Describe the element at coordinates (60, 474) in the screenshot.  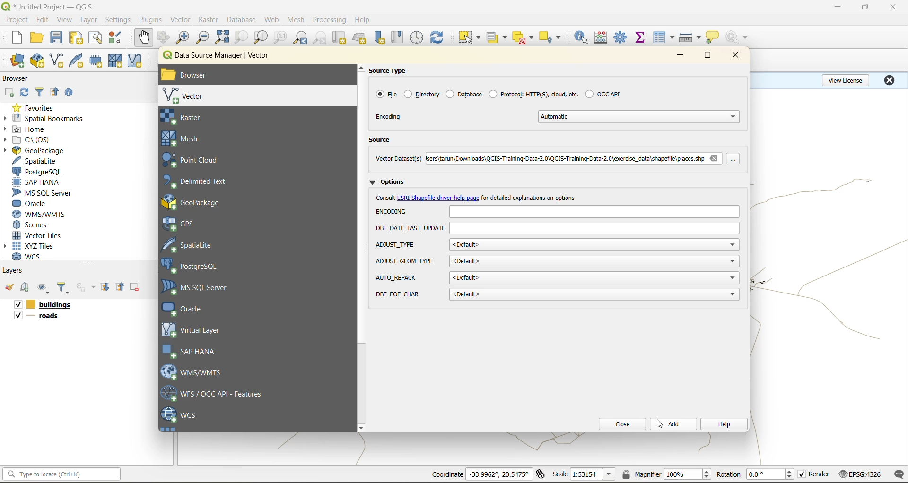
I see `status bar` at that location.